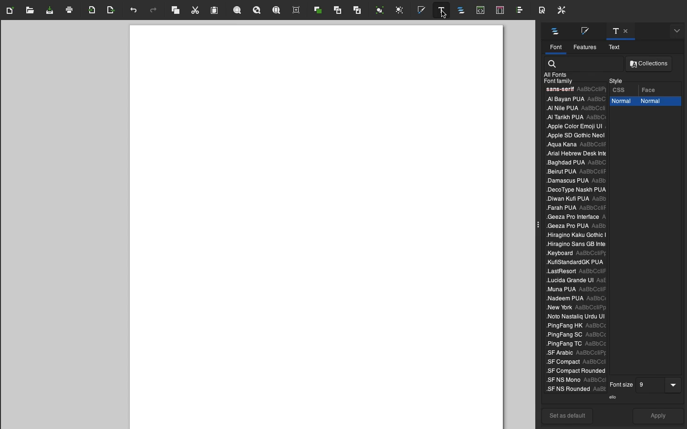 The image size is (687, 429). I want to click on .Al Nile PUA, so click(573, 108).